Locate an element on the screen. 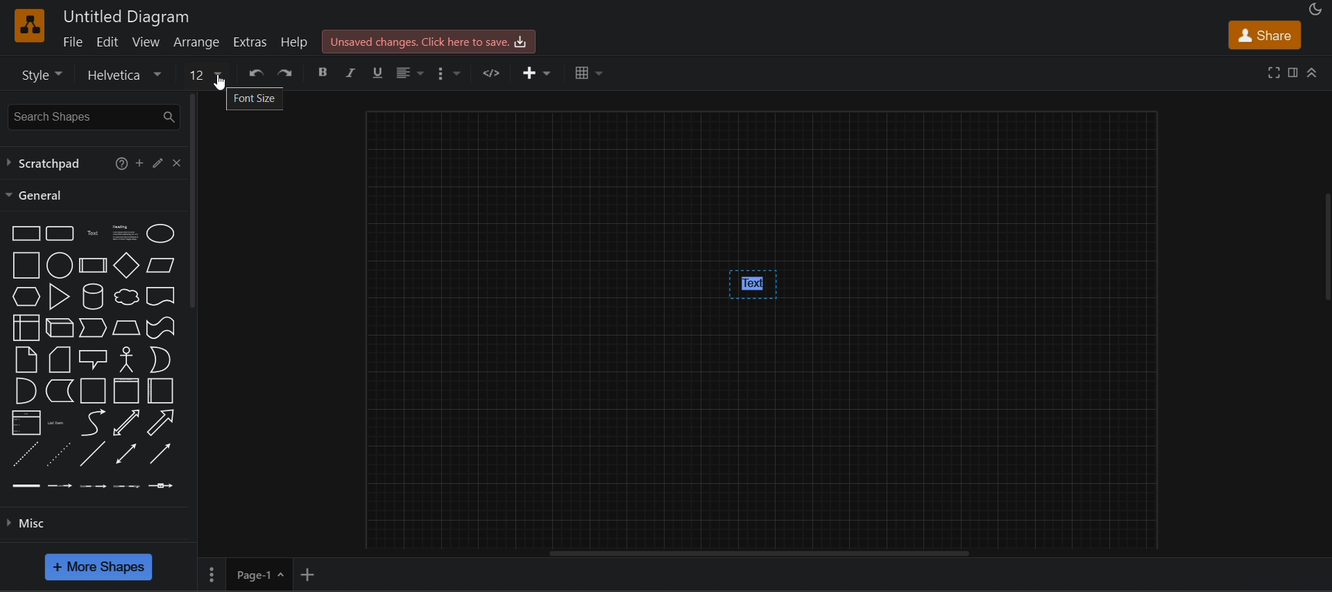  Arrow is located at coordinates (160, 423).